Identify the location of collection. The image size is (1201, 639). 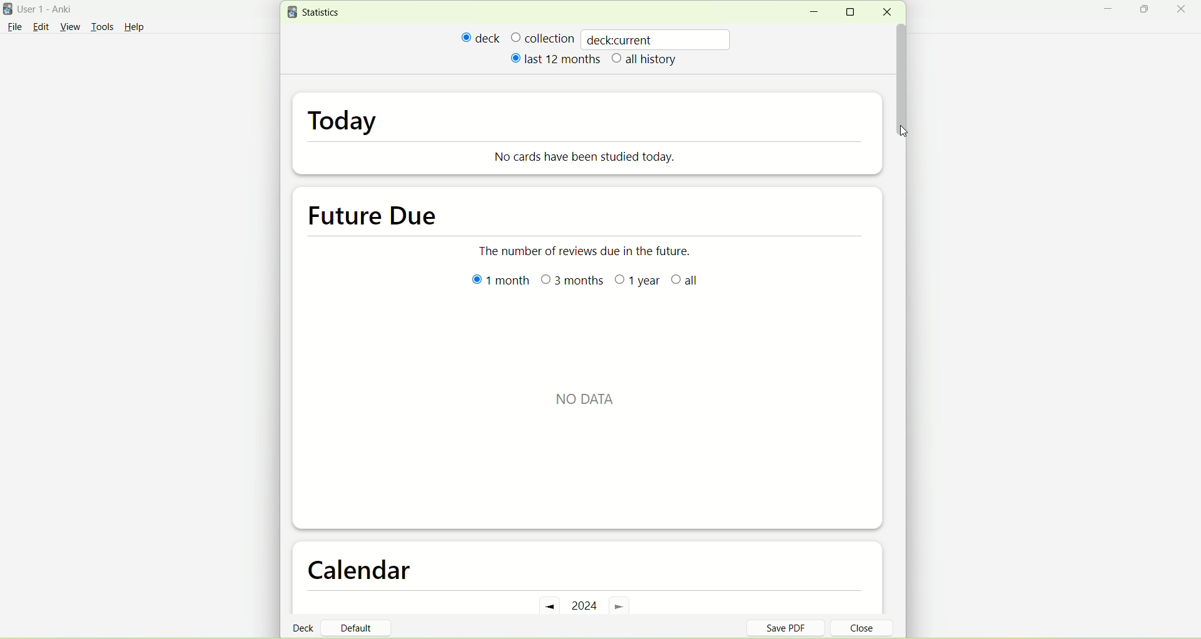
(542, 38).